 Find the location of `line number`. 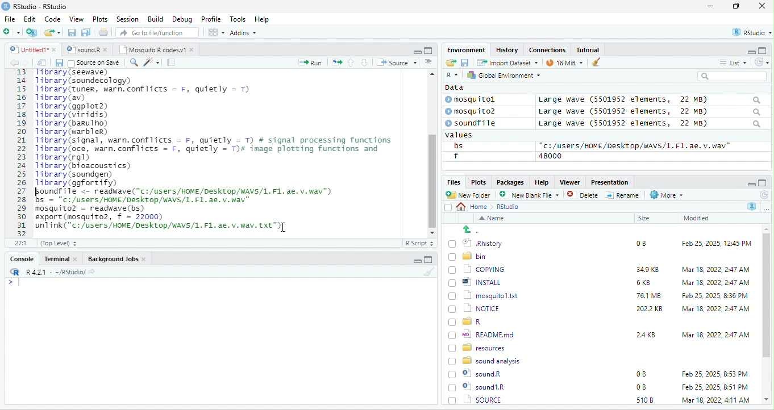

line number is located at coordinates (23, 152).